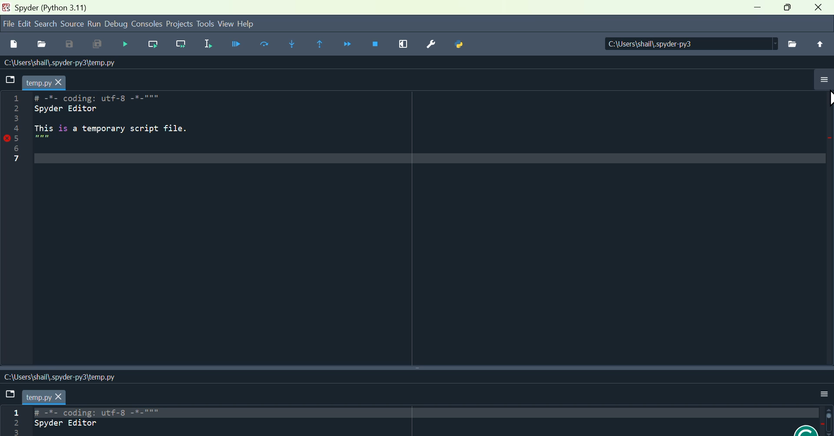 The image size is (834, 436). I want to click on Run file, so click(235, 46).